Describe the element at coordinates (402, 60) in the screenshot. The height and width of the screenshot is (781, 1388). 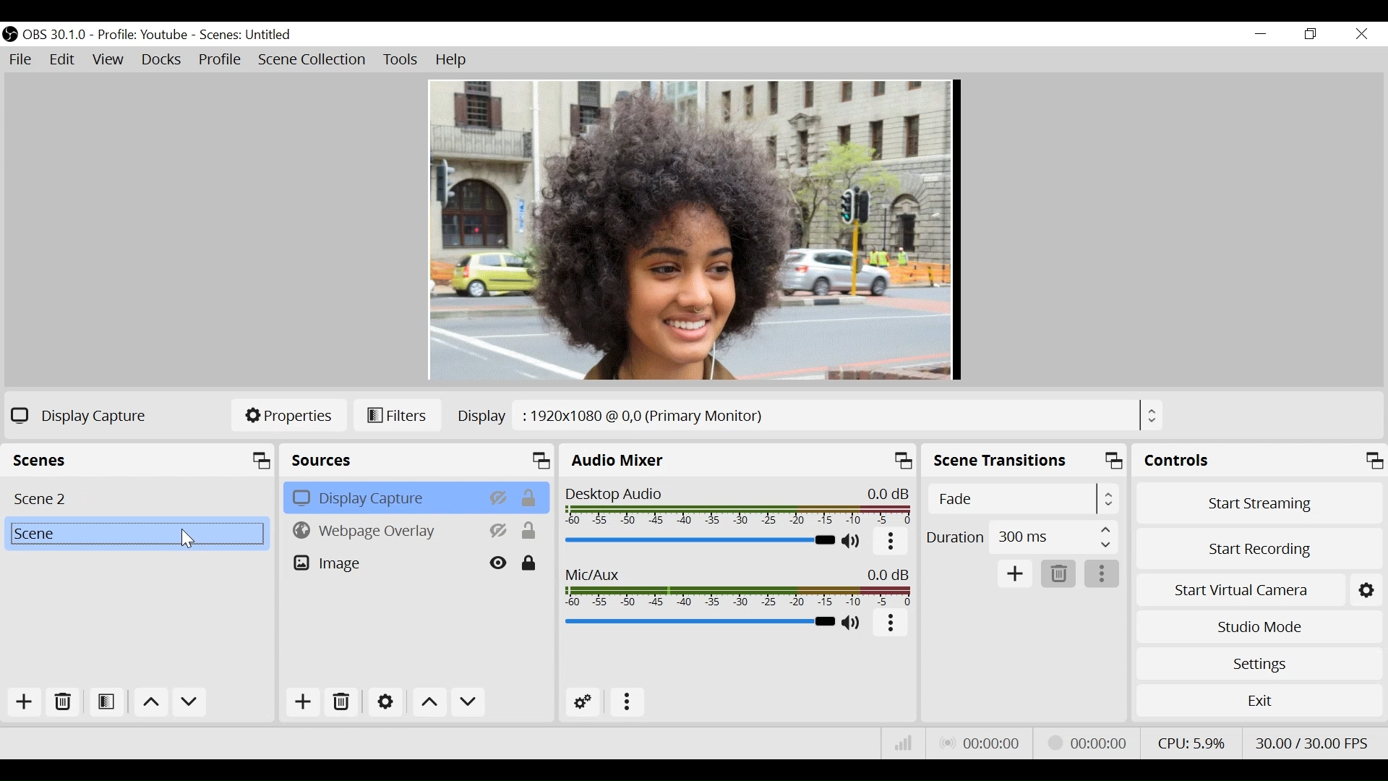
I see `Tools` at that location.